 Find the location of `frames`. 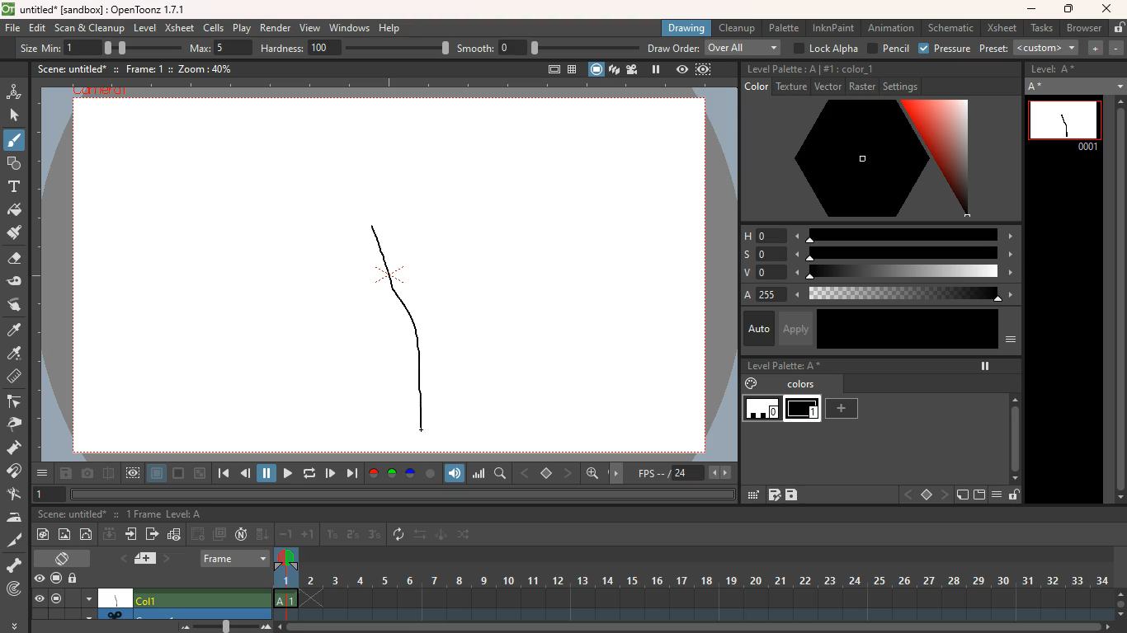

frames is located at coordinates (705, 583).